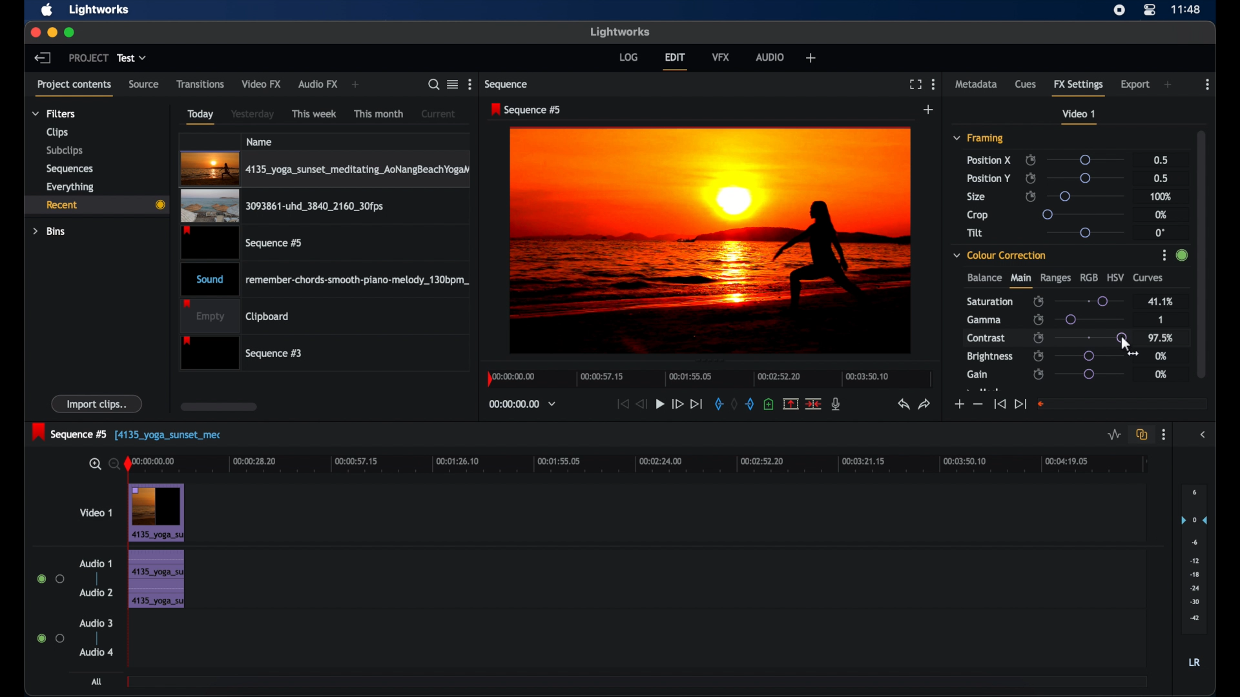 The width and height of the screenshot is (1240, 697). Describe the element at coordinates (356, 85) in the screenshot. I see `add` at that location.